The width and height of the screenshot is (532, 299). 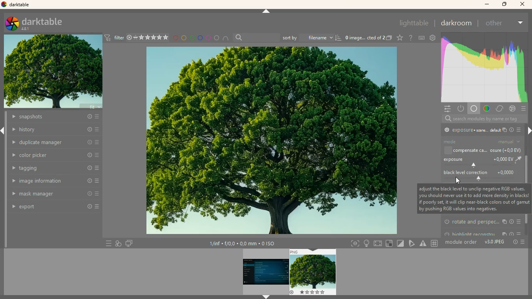 What do you see at coordinates (225, 38) in the screenshot?
I see `semi circle` at bounding box center [225, 38].